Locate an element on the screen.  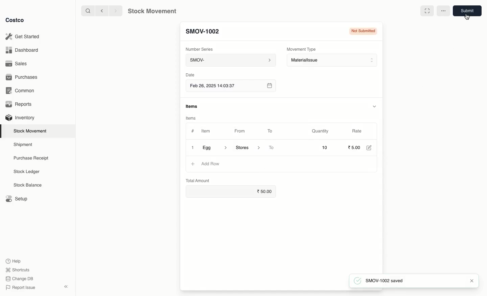
10 is located at coordinates (316, 147).